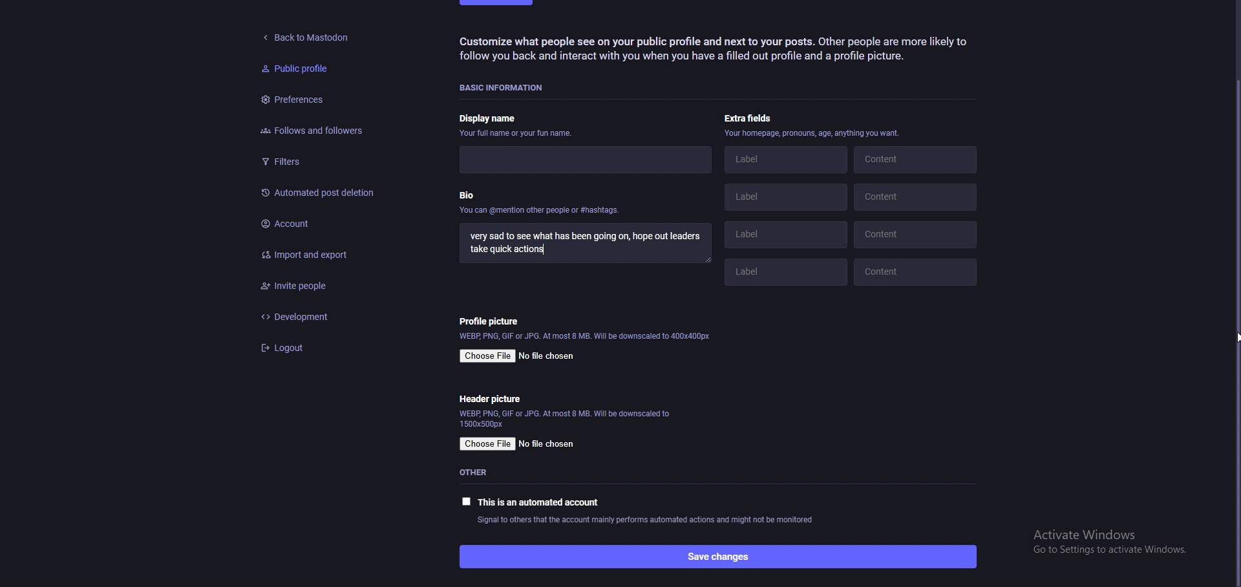 Image resolution: width=1241 pixels, height=587 pixels. I want to click on other, so click(481, 473).